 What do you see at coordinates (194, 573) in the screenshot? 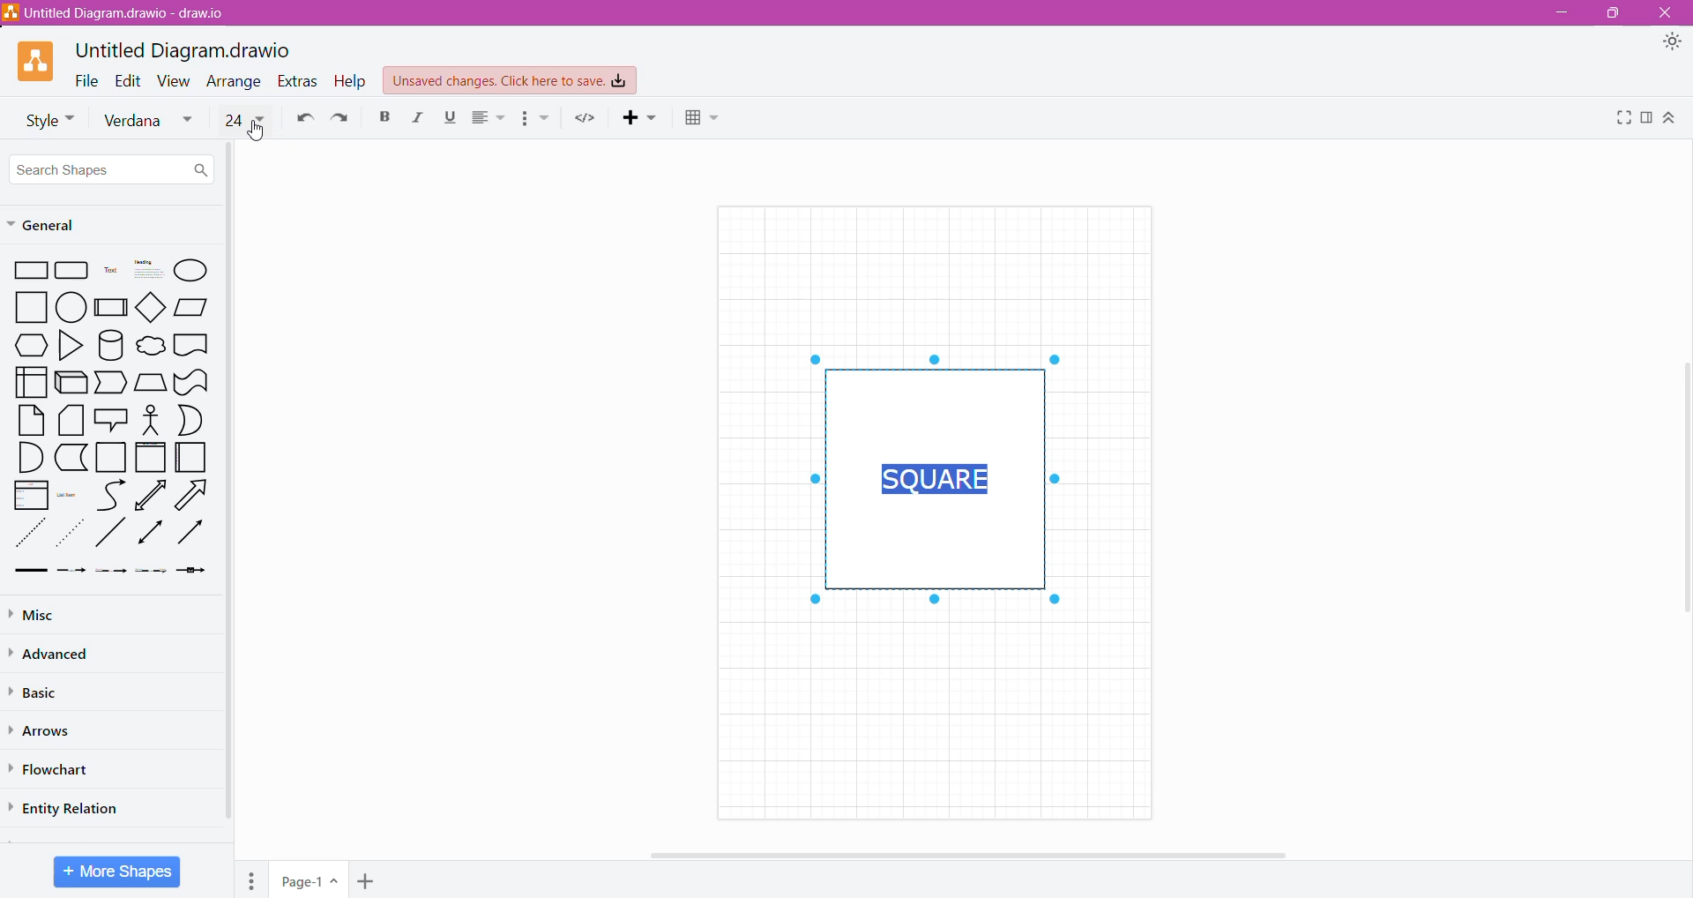
I see `Arrow with a Box ` at bounding box center [194, 573].